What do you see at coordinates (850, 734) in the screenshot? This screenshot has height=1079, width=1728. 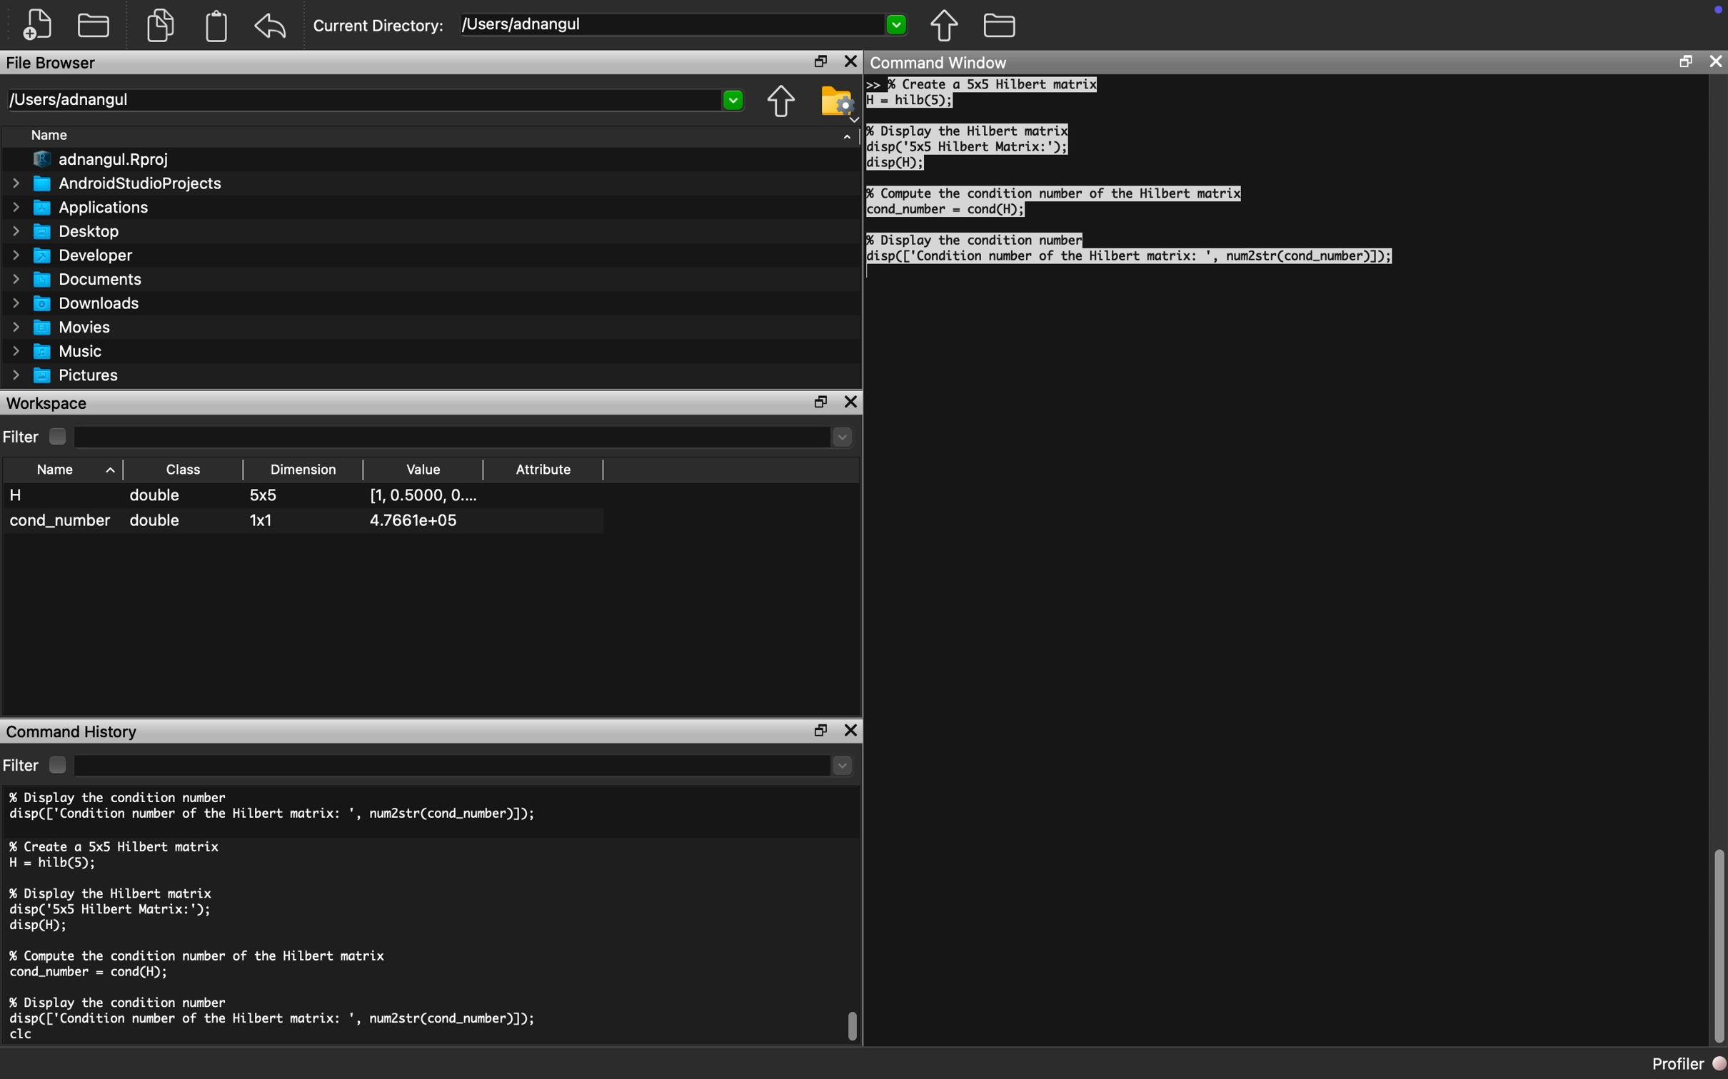 I see `Close` at bounding box center [850, 734].